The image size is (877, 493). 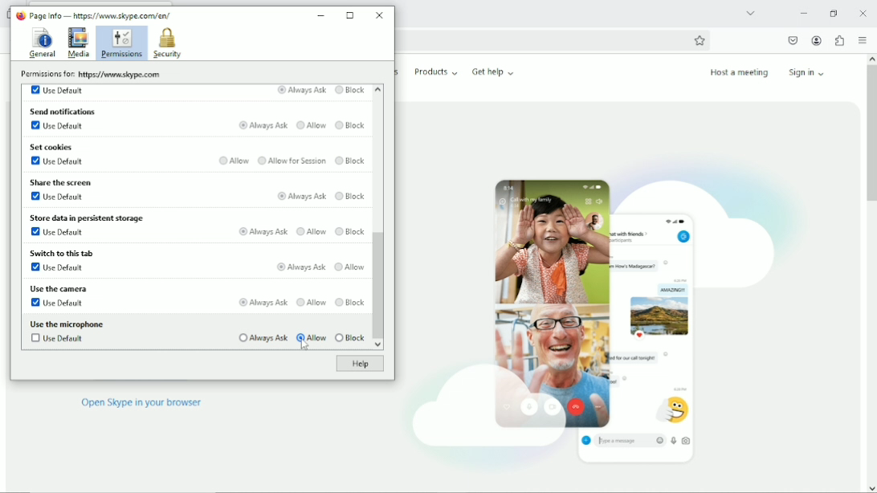 What do you see at coordinates (262, 230) in the screenshot?
I see `Always ask` at bounding box center [262, 230].